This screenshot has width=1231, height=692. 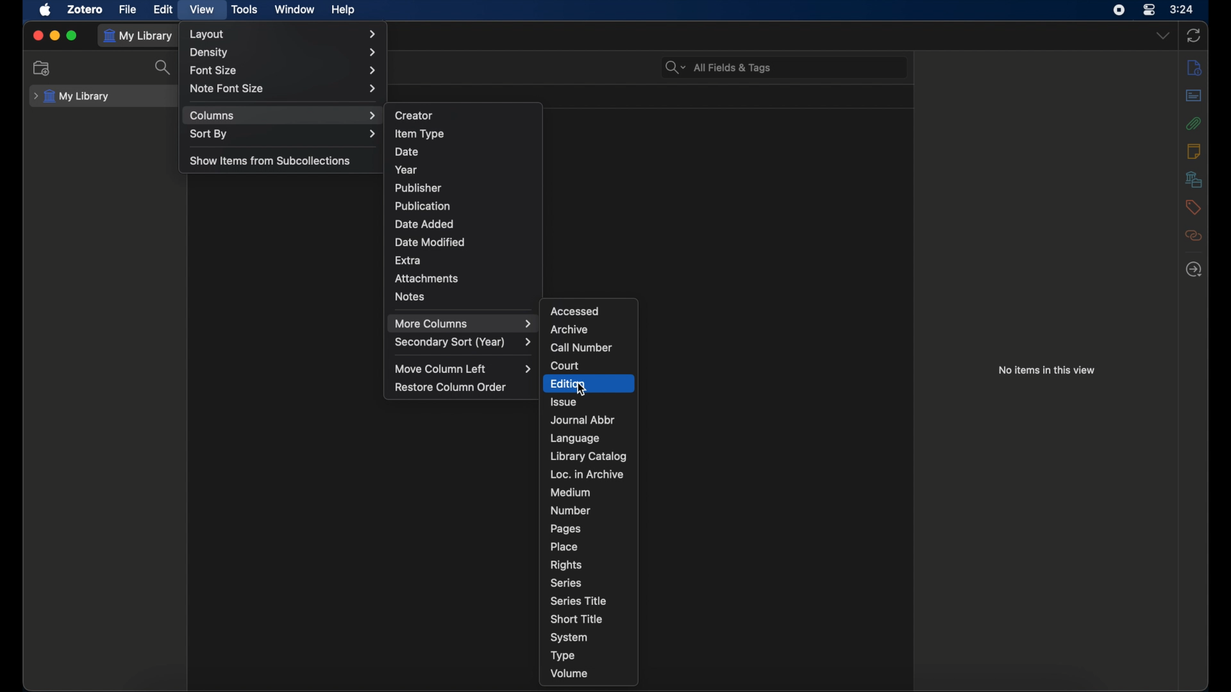 What do you see at coordinates (1193, 150) in the screenshot?
I see `notes` at bounding box center [1193, 150].